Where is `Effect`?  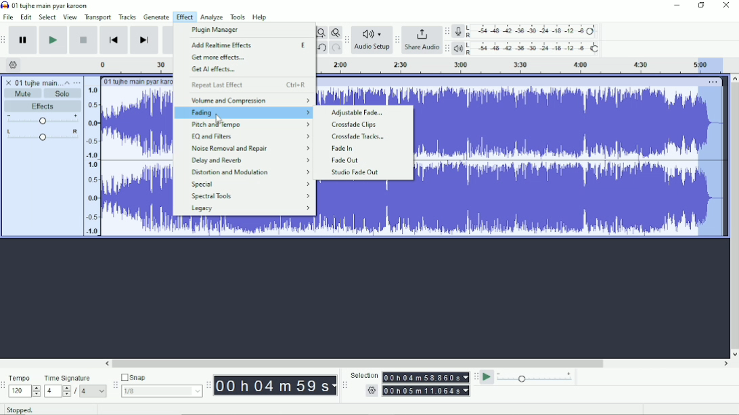
Effect is located at coordinates (185, 17).